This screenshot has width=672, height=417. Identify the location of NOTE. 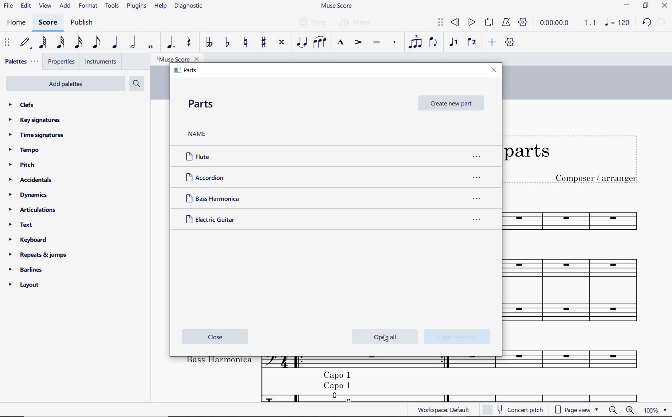
(618, 22).